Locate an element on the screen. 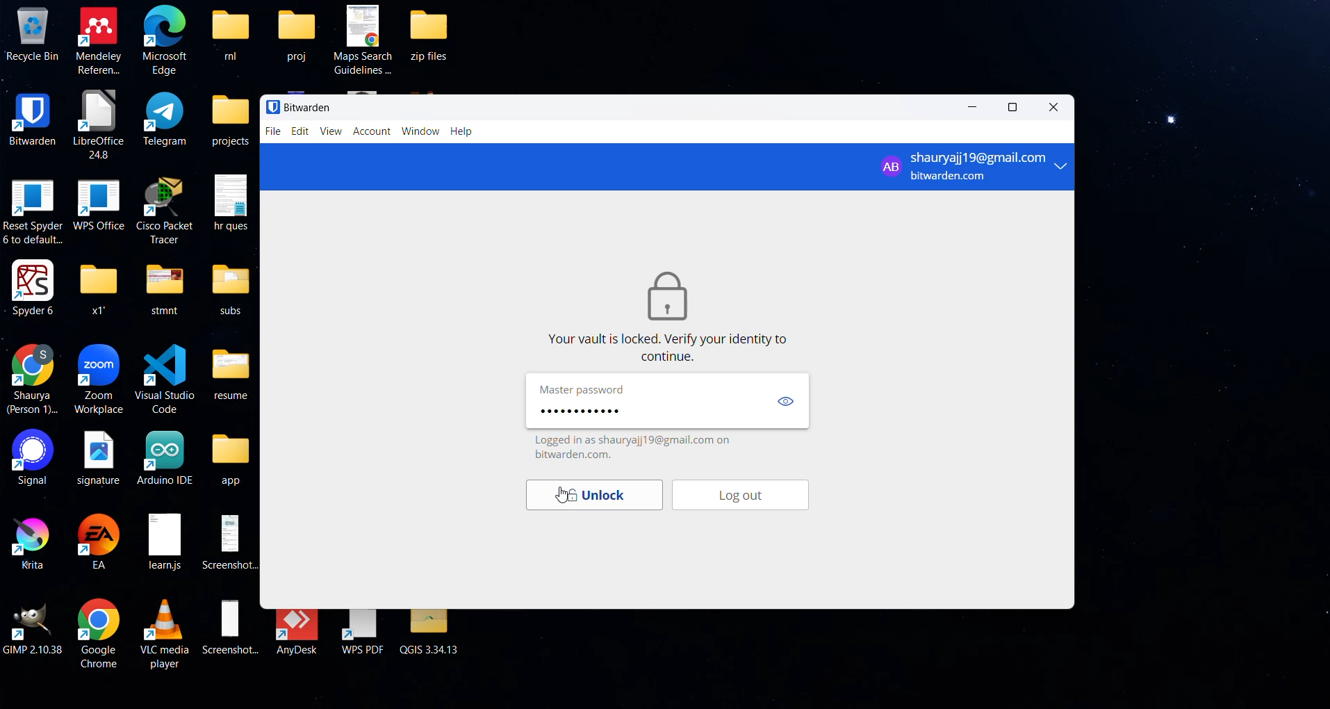  edit is located at coordinates (299, 131).